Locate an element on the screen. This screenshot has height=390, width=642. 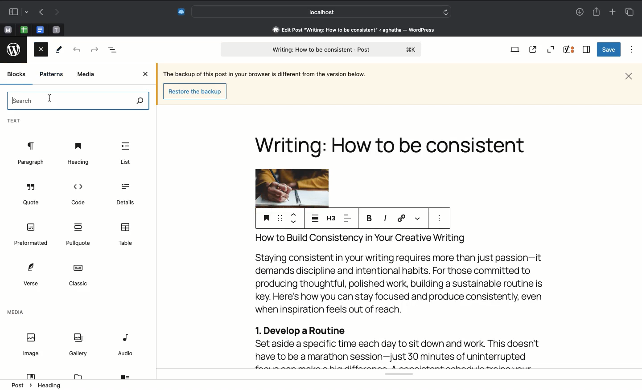
Save is located at coordinates (609, 49).